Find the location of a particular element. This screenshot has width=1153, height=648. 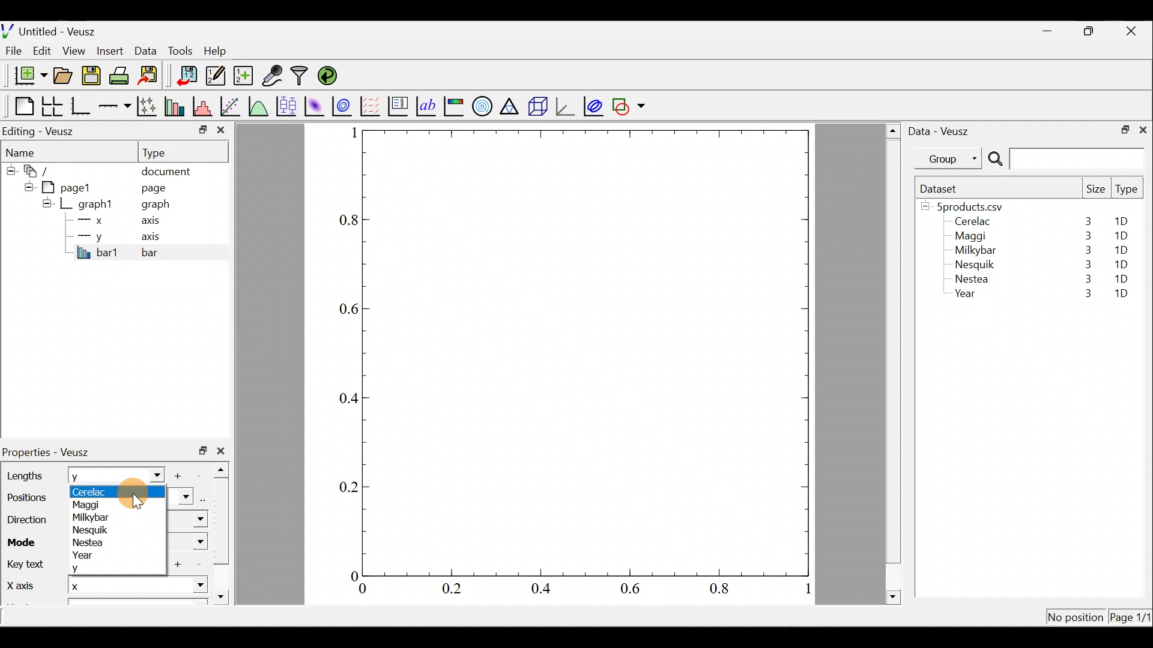

Open a document is located at coordinates (64, 77).